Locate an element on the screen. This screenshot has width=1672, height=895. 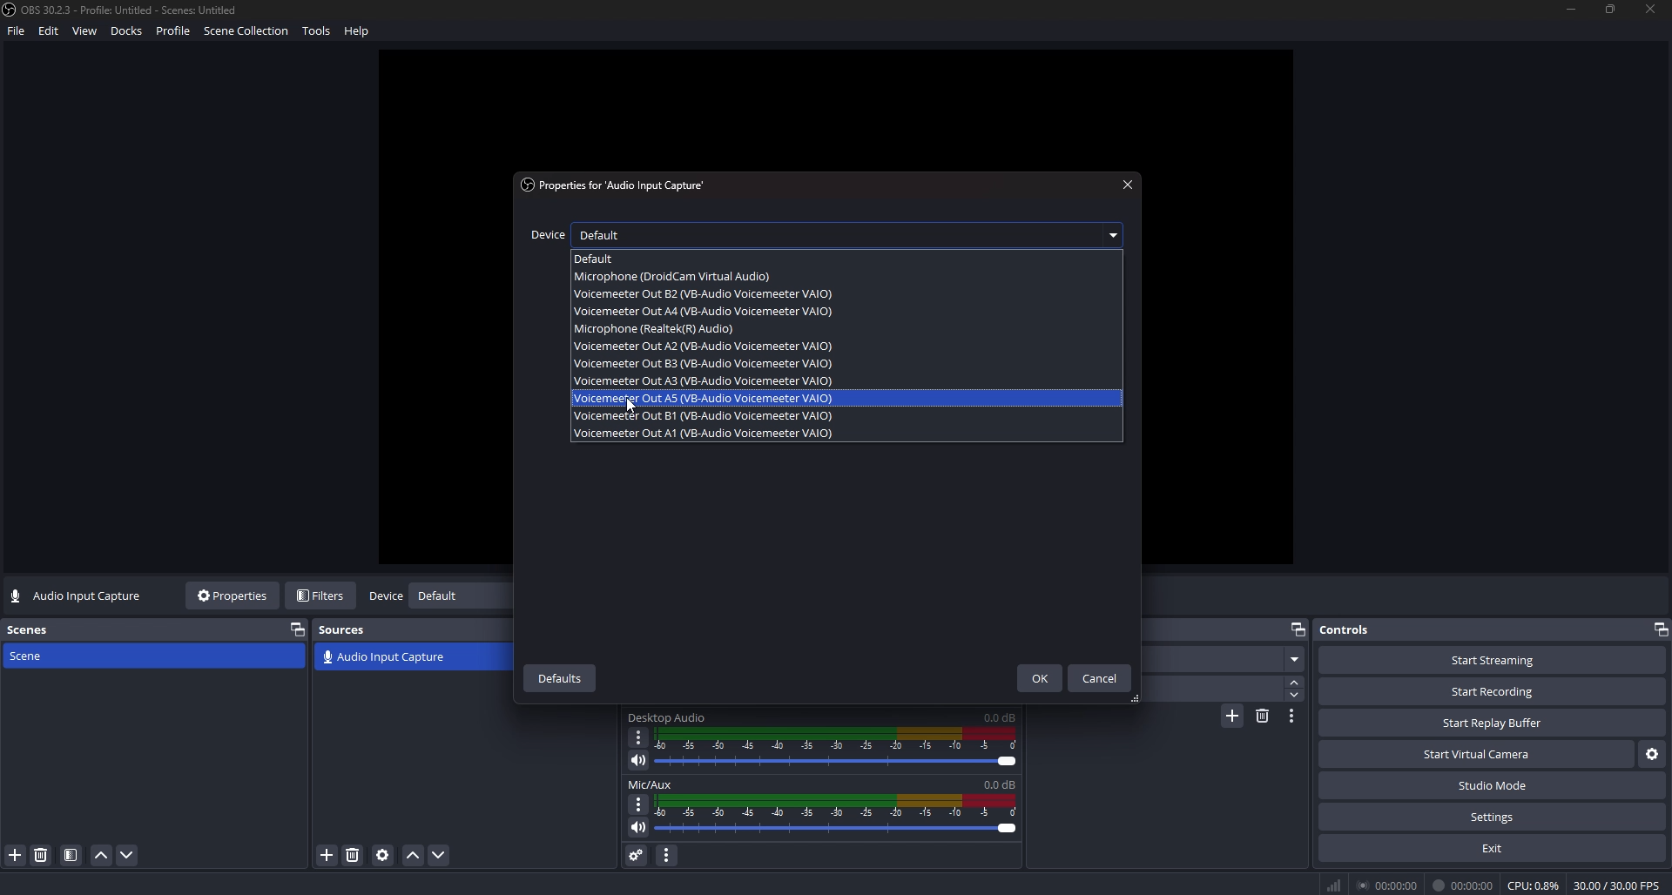
no source selected is located at coordinates (78, 596).